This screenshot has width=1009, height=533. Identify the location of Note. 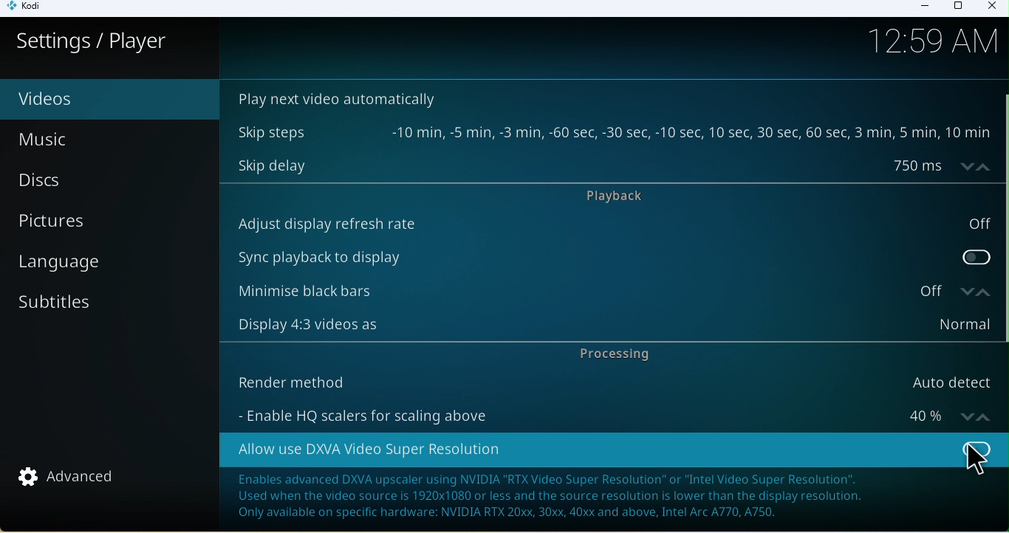
(614, 497).